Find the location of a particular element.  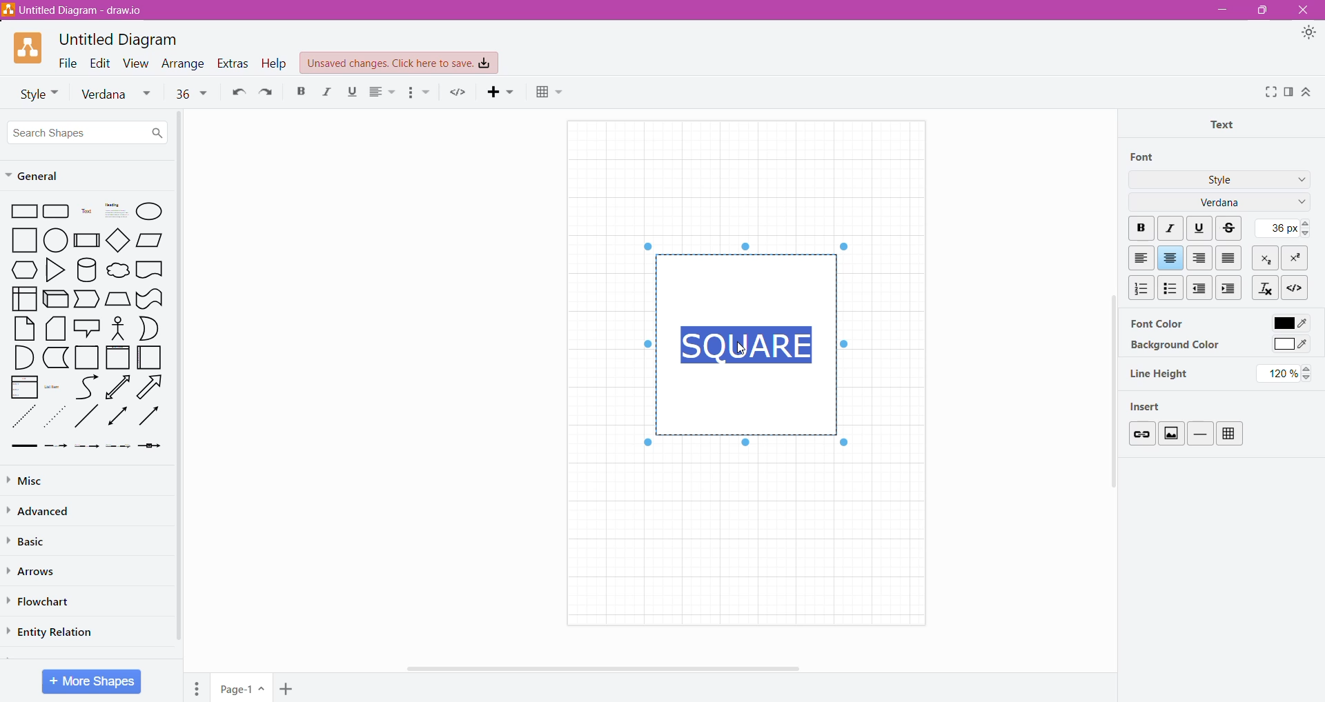

Curved Line is located at coordinates (86, 388).